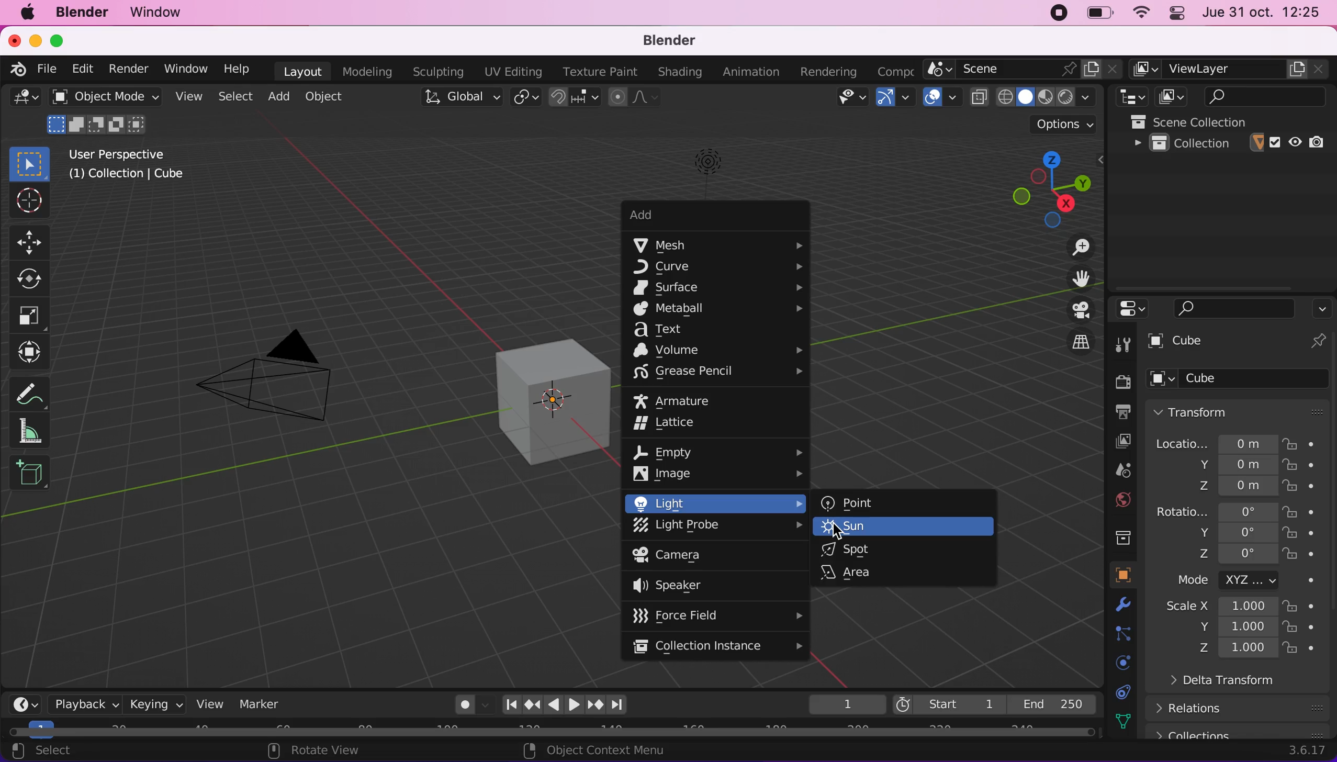 The width and height of the screenshot is (1337, 762). What do you see at coordinates (683, 587) in the screenshot?
I see `speaker` at bounding box center [683, 587].